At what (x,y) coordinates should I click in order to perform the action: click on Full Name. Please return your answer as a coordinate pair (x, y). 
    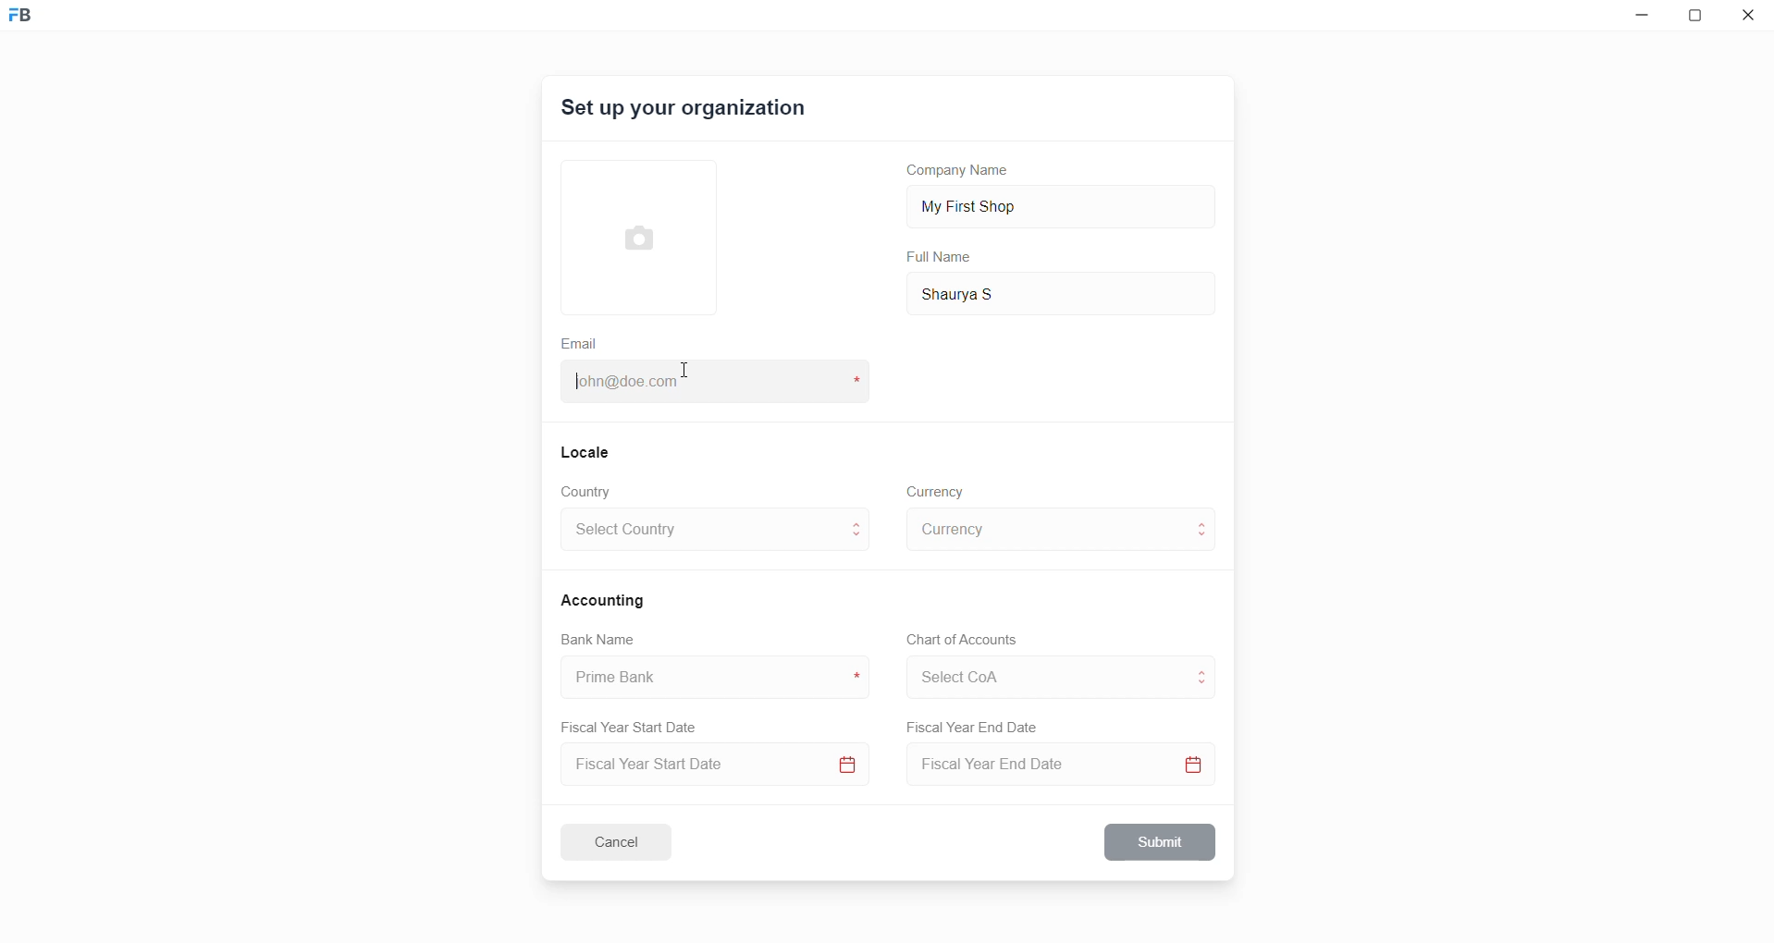
    Looking at the image, I should click on (941, 257).